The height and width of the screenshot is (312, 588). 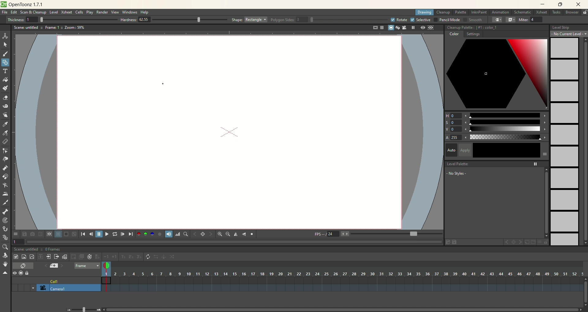 What do you see at coordinates (431, 28) in the screenshot?
I see `sub-camera preview` at bounding box center [431, 28].